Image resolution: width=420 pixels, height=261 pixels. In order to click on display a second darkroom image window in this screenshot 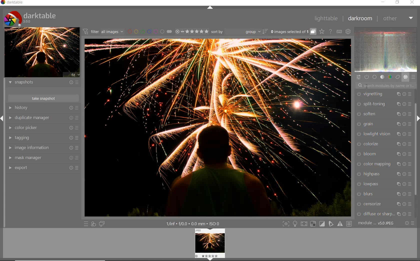, I will do `click(102, 224)`.